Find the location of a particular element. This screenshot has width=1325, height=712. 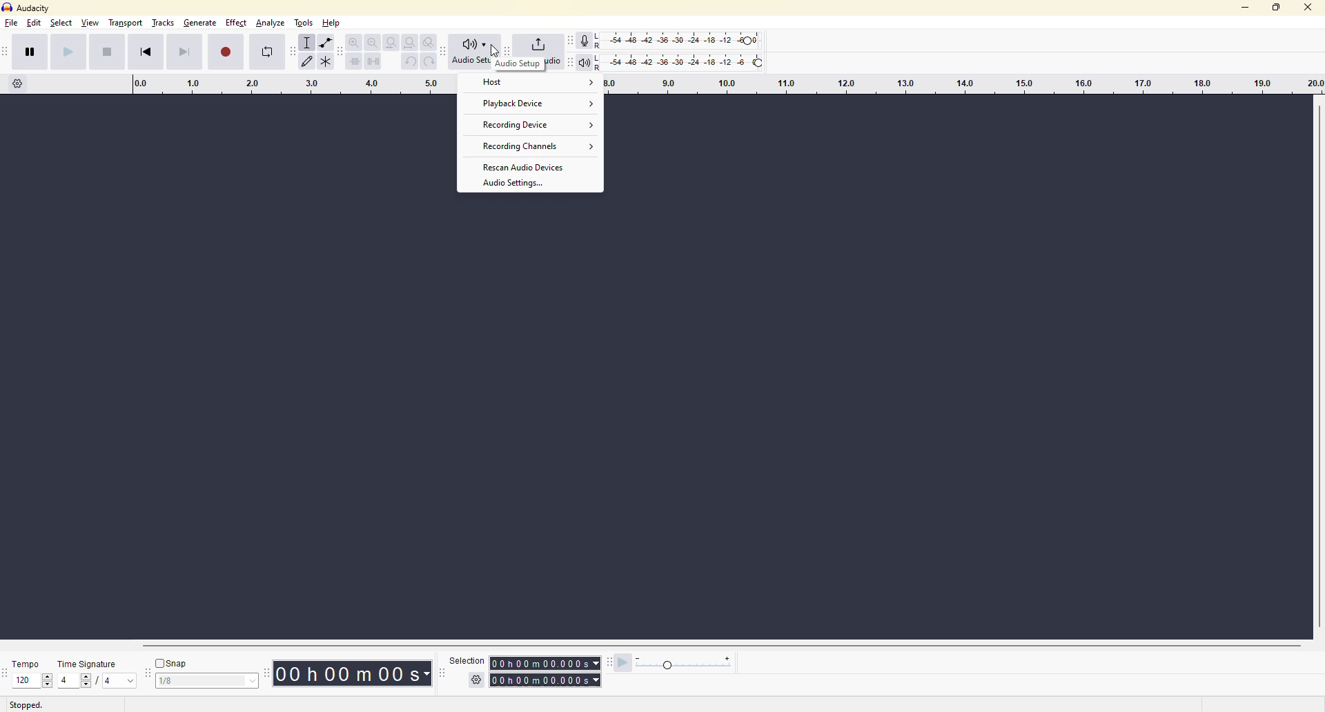

Rescan Audio Devices is located at coordinates (520, 166).